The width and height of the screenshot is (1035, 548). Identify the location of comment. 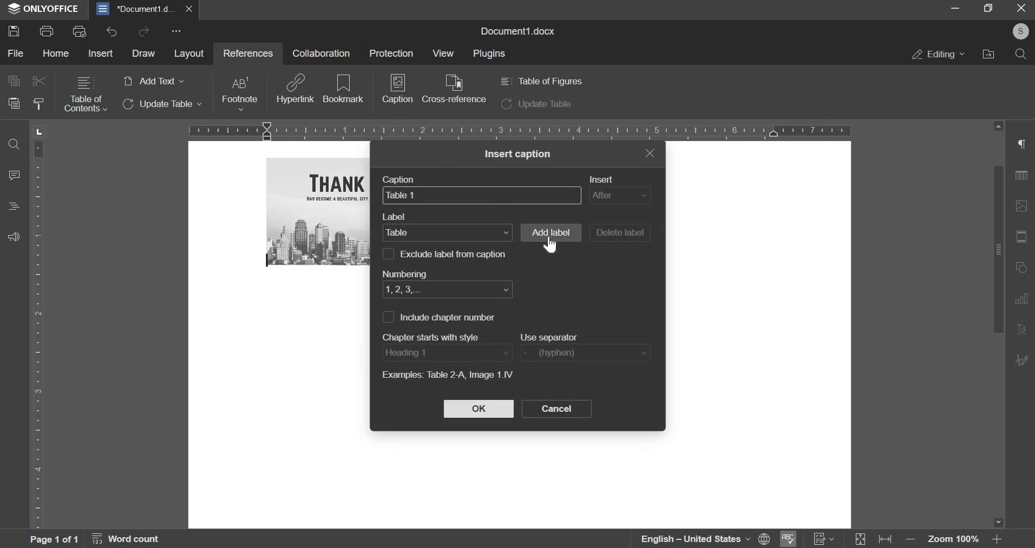
(15, 174).